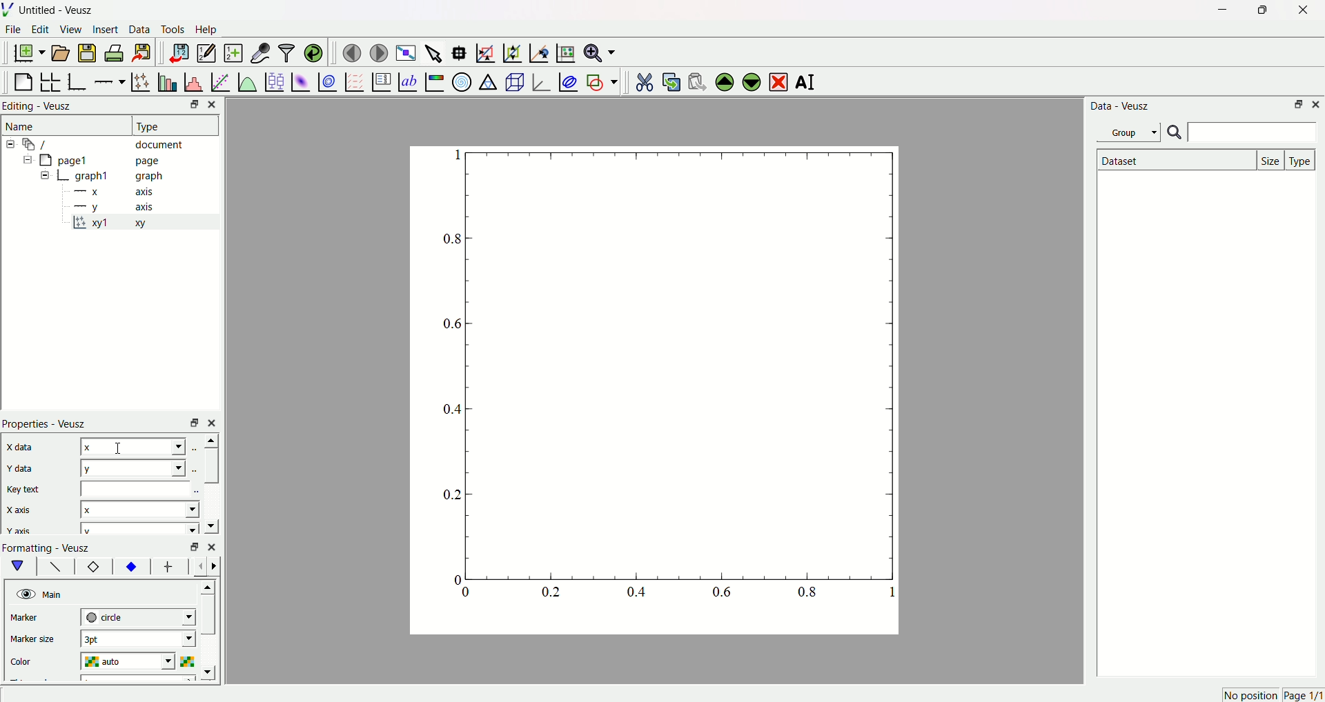 This screenshot has width=1325, height=702. I want to click on minimise, so click(191, 547).